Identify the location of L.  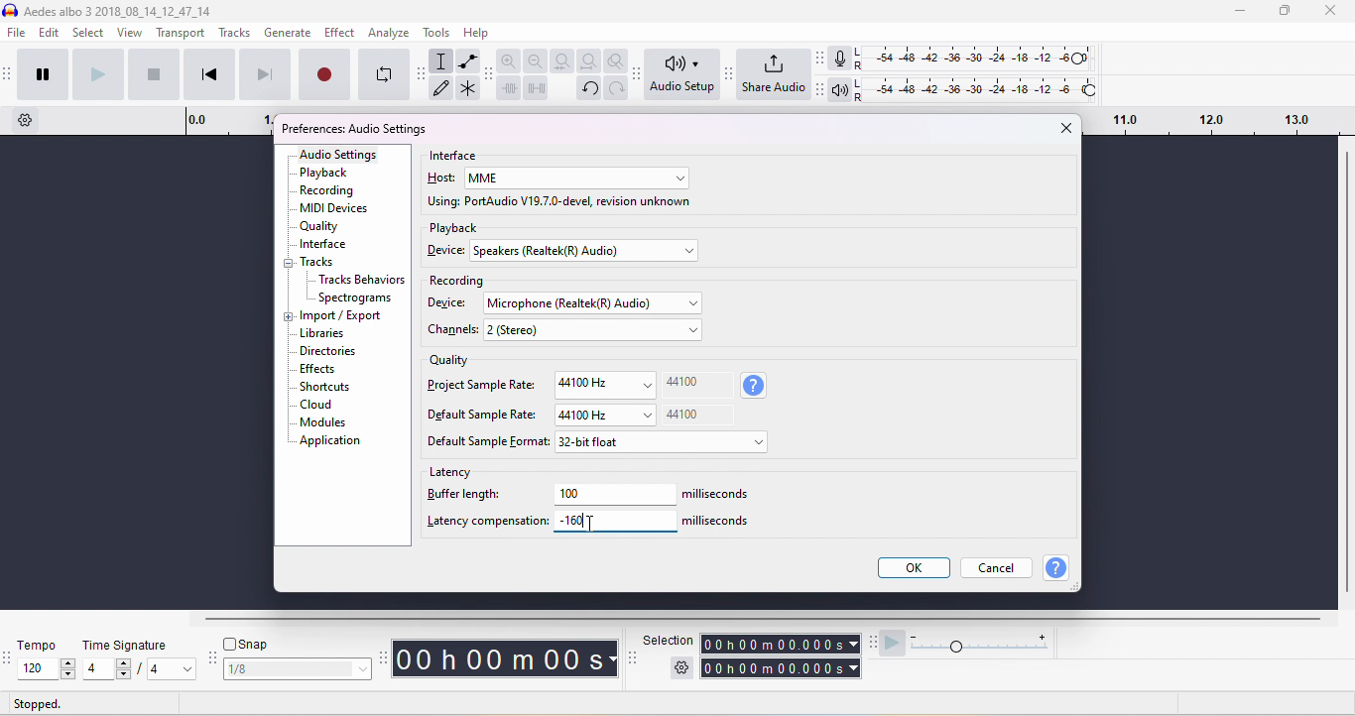
(862, 84).